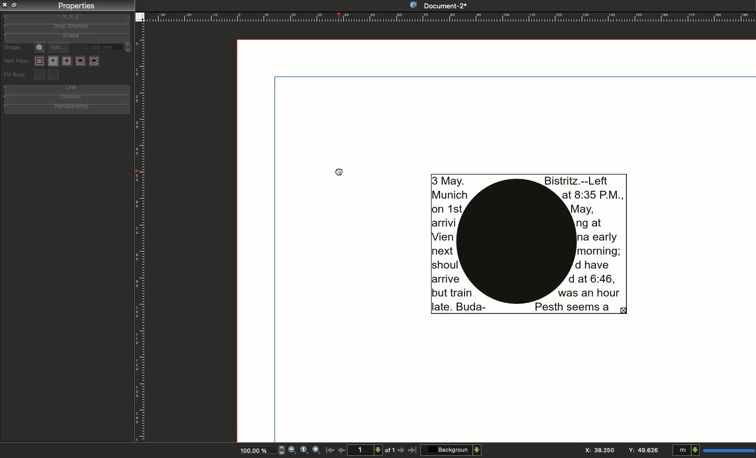  What do you see at coordinates (5, 16) in the screenshot?
I see `Guide` at bounding box center [5, 16].